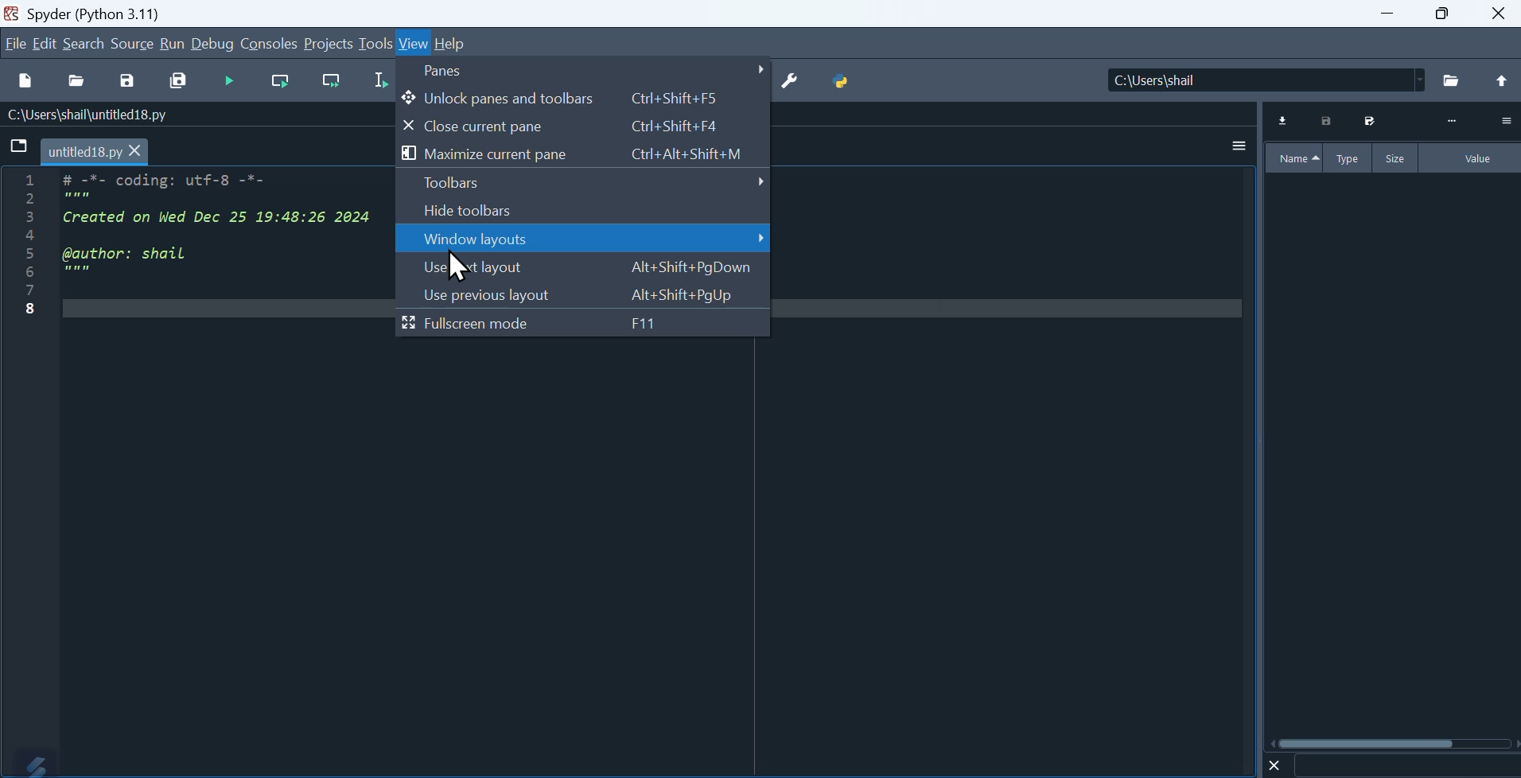 This screenshot has height=778, width=1521. Describe the element at coordinates (583, 324) in the screenshot. I see `Full screen mode` at that location.